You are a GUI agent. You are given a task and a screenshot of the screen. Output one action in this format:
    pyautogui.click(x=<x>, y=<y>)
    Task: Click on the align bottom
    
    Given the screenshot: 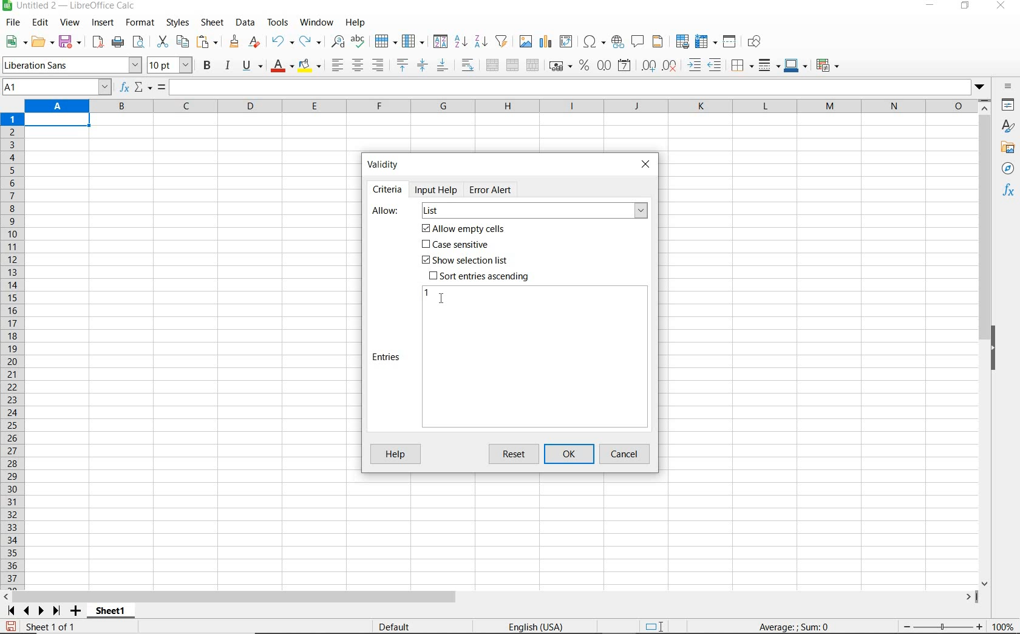 What is the action you would take?
    pyautogui.click(x=441, y=67)
    